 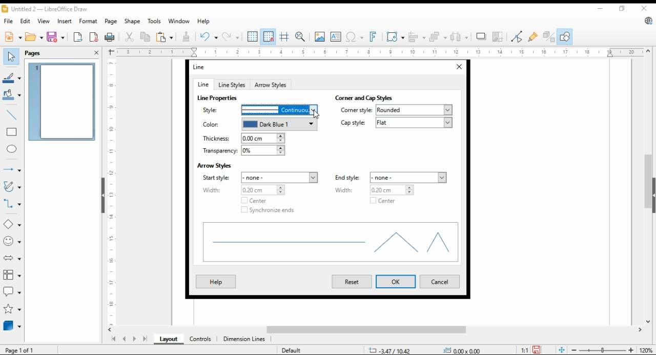 What do you see at coordinates (110, 37) in the screenshot?
I see `print` at bounding box center [110, 37].